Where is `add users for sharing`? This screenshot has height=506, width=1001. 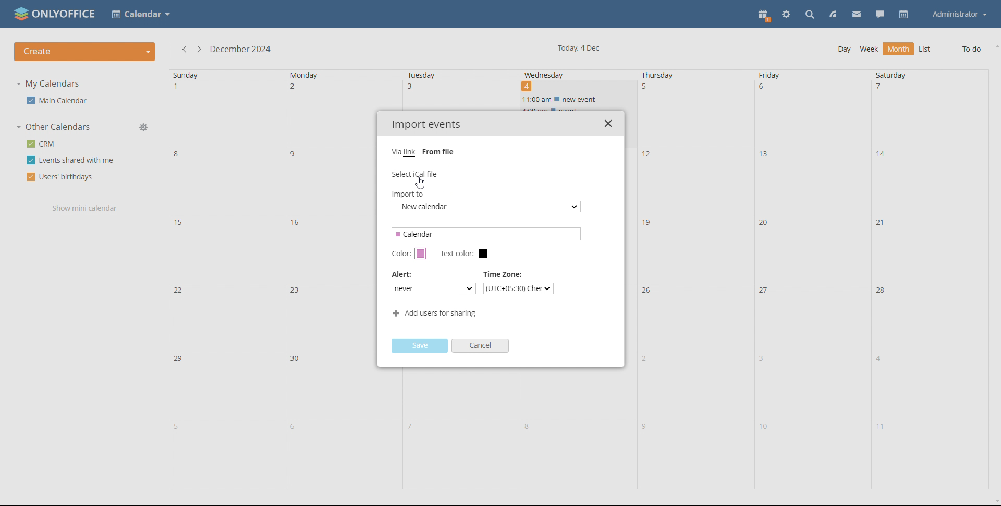
add users for sharing is located at coordinates (435, 315).